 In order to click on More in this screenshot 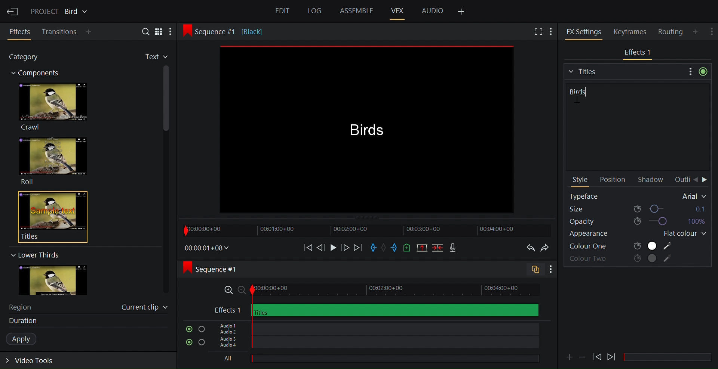, I will do `click(173, 32)`.